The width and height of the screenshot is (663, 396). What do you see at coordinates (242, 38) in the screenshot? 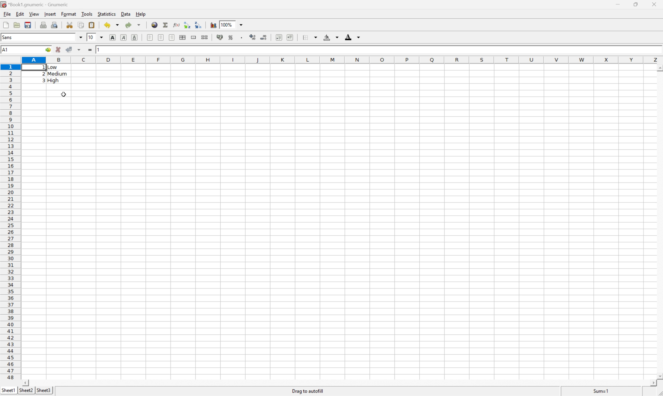
I see `Set the format of the selected cells to include a thousands separator` at bounding box center [242, 38].